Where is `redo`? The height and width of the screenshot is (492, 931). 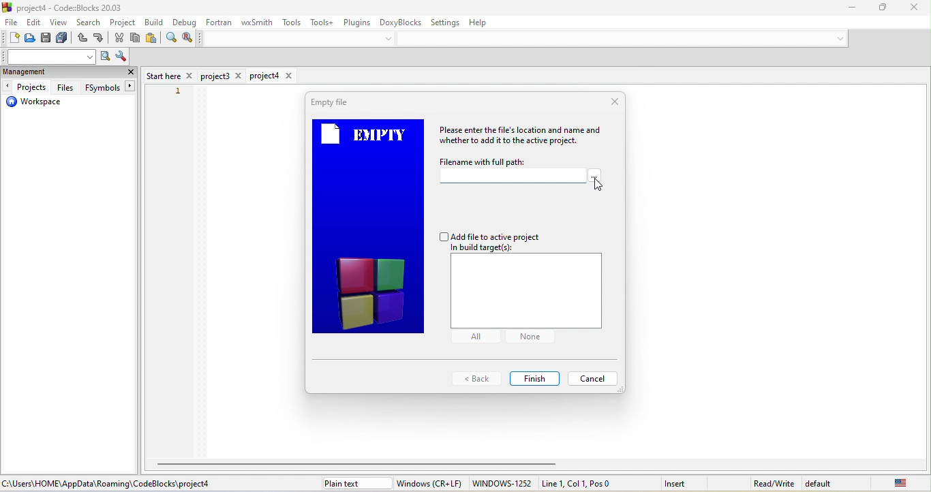
redo is located at coordinates (100, 40).